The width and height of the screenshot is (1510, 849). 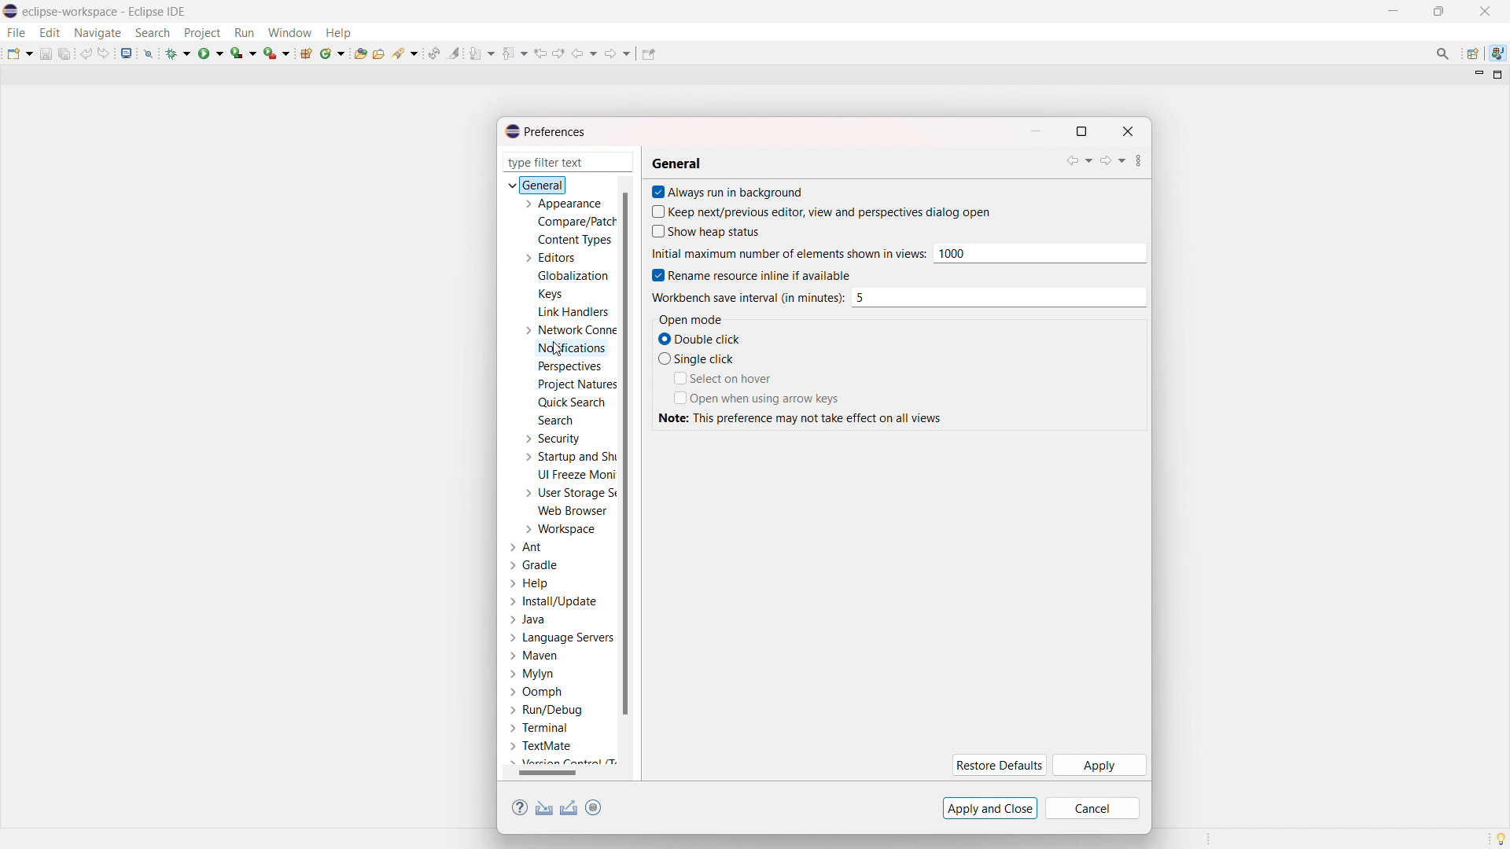 I want to click on access commands and other items, so click(x=1444, y=53).